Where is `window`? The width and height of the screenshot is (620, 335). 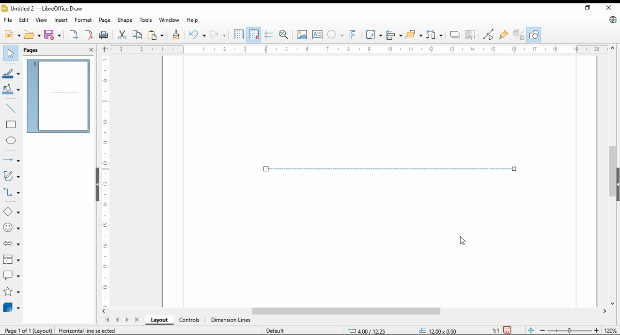
window is located at coordinates (169, 20).